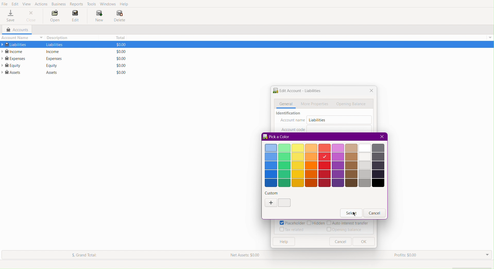 Image resolution: width=494 pixels, height=269 pixels. Describe the element at coordinates (293, 121) in the screenshot. I see `Account name` at that location.